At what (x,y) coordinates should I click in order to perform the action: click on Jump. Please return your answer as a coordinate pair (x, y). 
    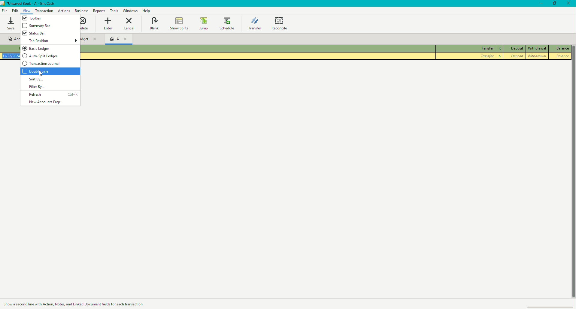
    Looking at the image, I should click on (203, 23).